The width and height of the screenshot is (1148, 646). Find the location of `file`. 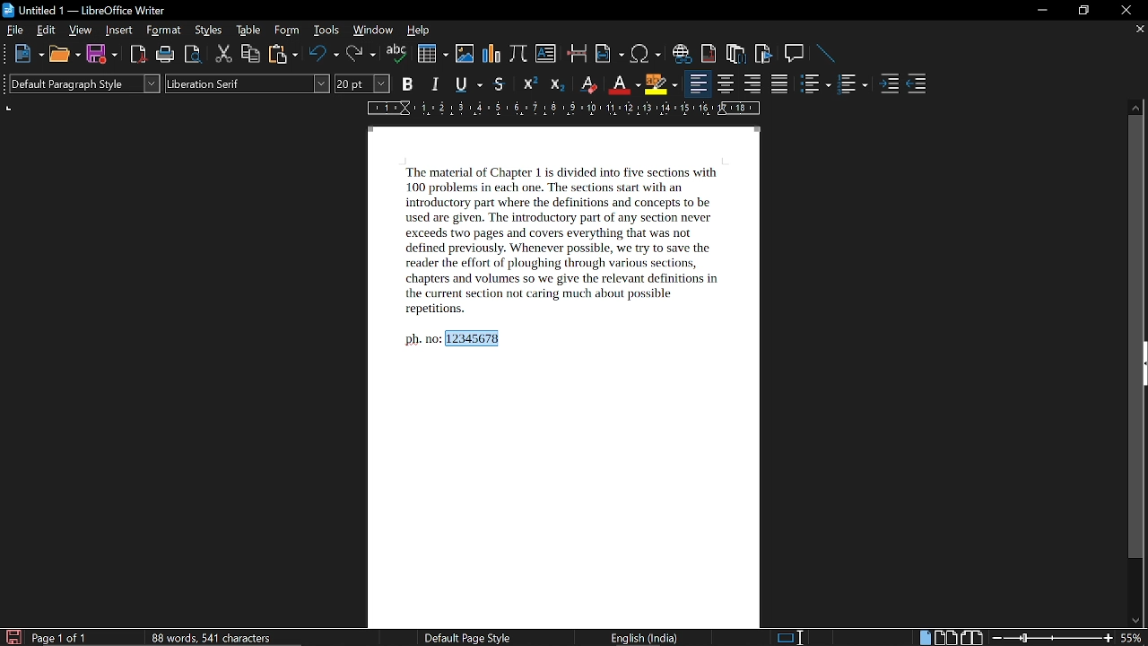

file is located at coordinates (16, 31).